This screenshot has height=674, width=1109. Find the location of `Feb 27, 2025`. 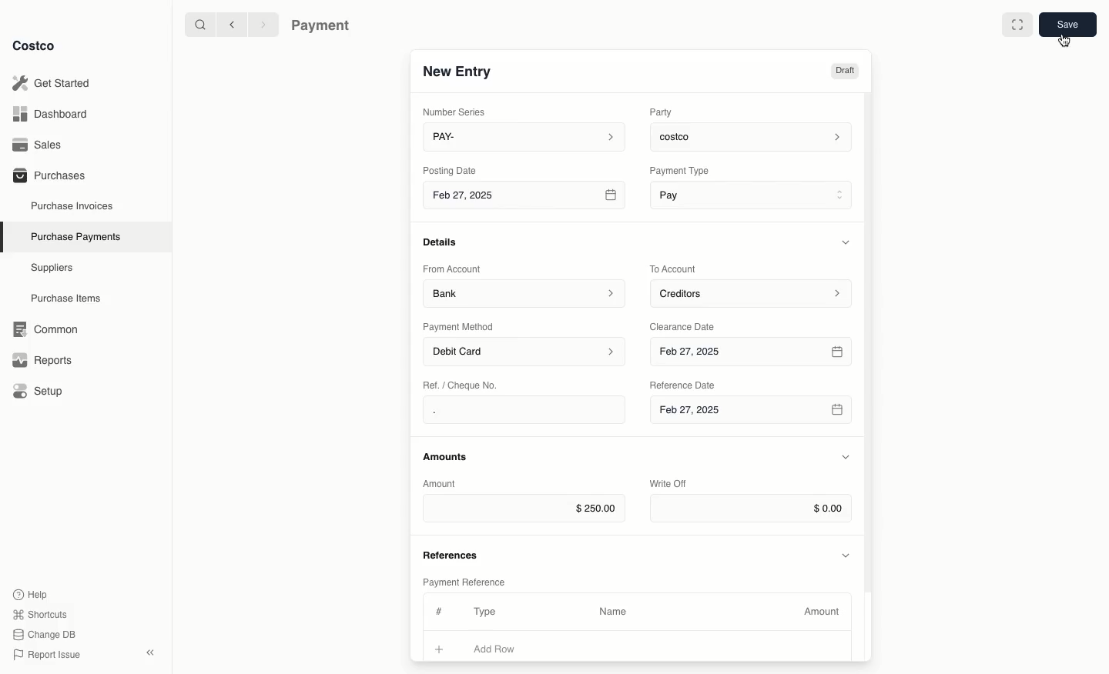

Feb 27, 2025 is located at coordinates (753, 352).